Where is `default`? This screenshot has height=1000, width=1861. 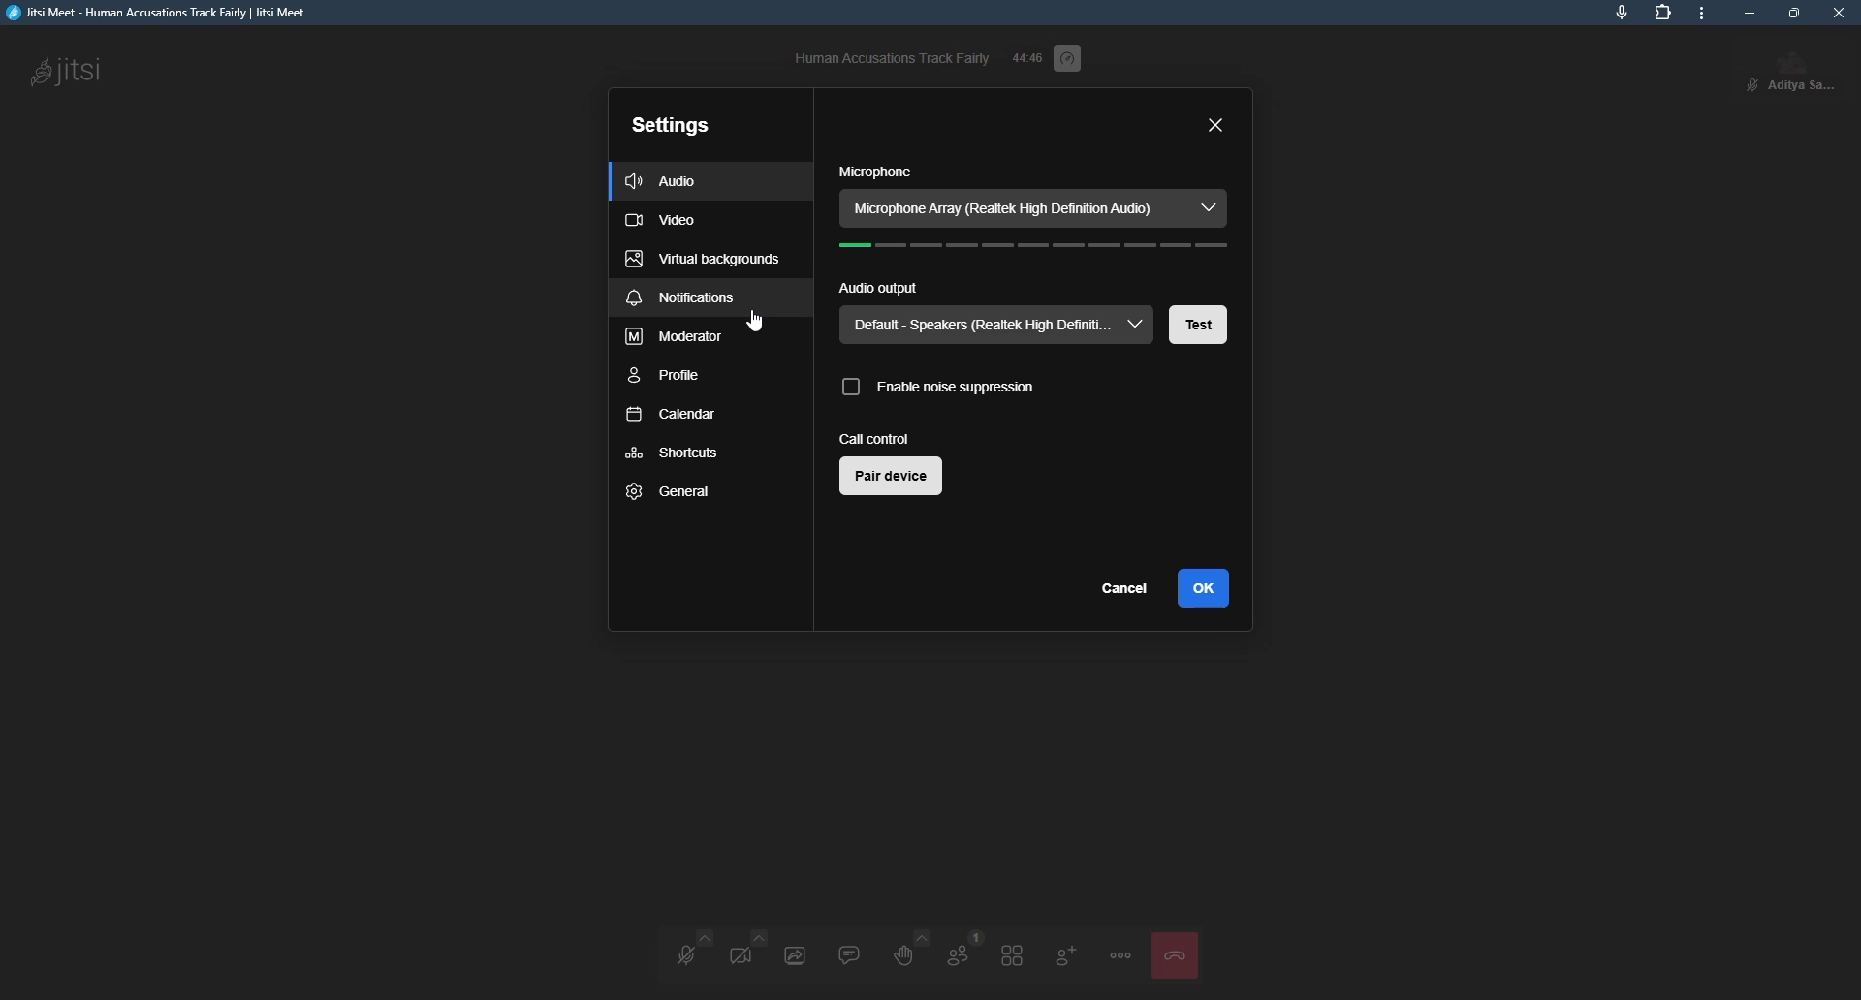 default is located at coordinates (975, 325).